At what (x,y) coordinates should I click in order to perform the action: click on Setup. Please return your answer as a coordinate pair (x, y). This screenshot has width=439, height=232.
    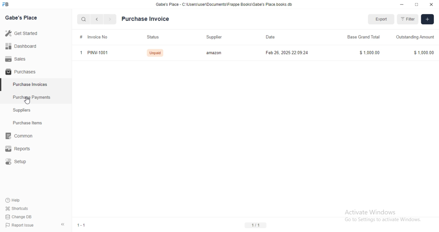
    Looking at the image, I should click on (21, 162).